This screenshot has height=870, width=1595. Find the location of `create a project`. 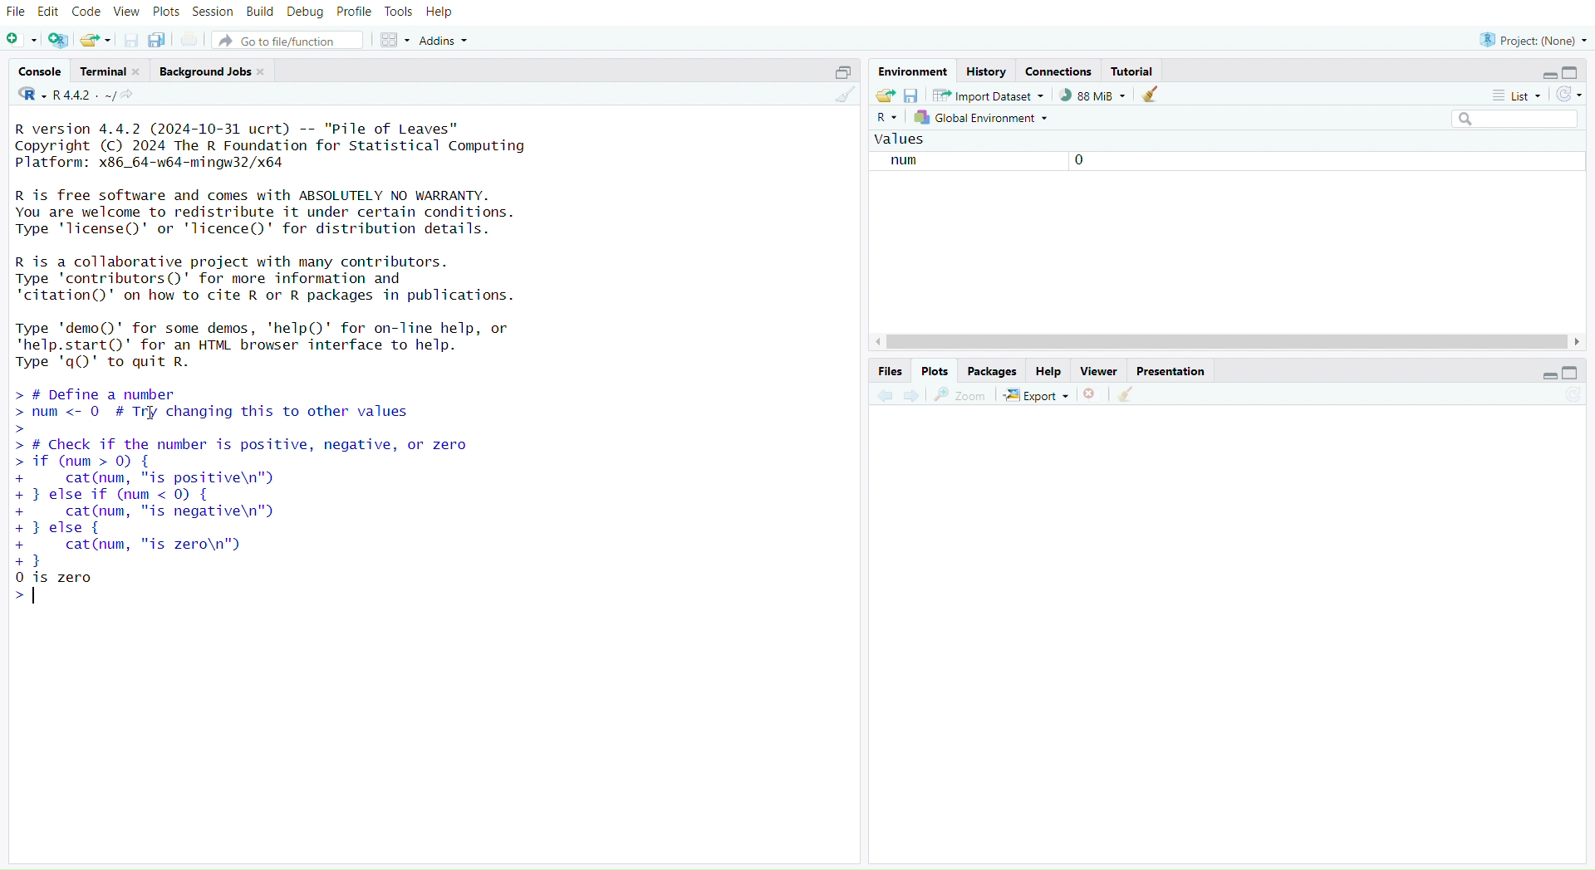

create a project is located at coordinates (59, 41).